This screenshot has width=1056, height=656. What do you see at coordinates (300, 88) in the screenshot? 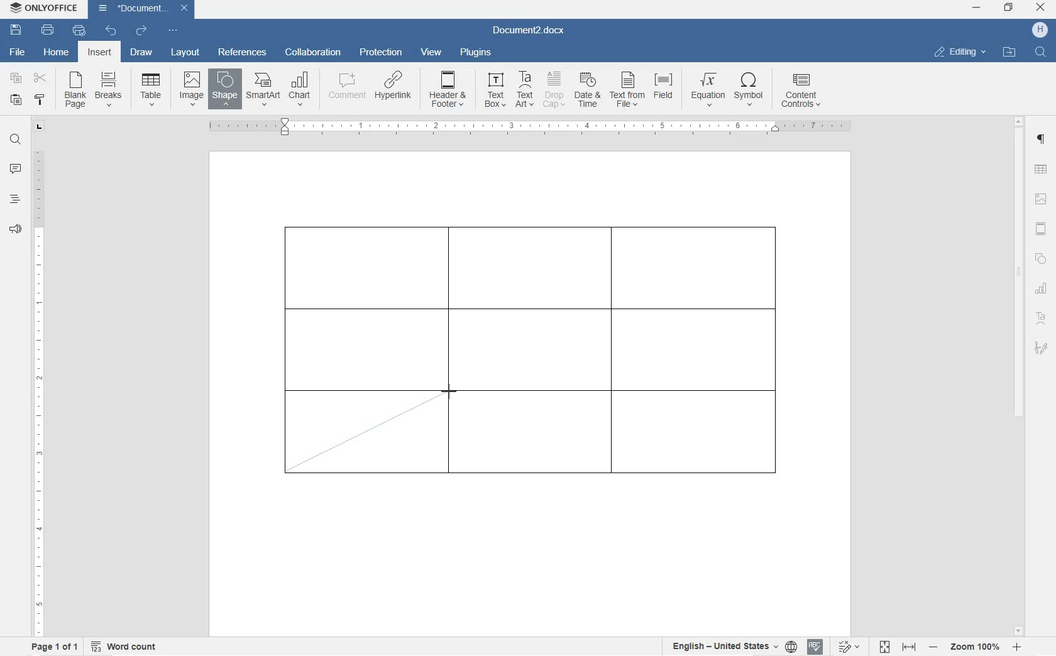
I see `CHART` at bounding box center [300, 88].